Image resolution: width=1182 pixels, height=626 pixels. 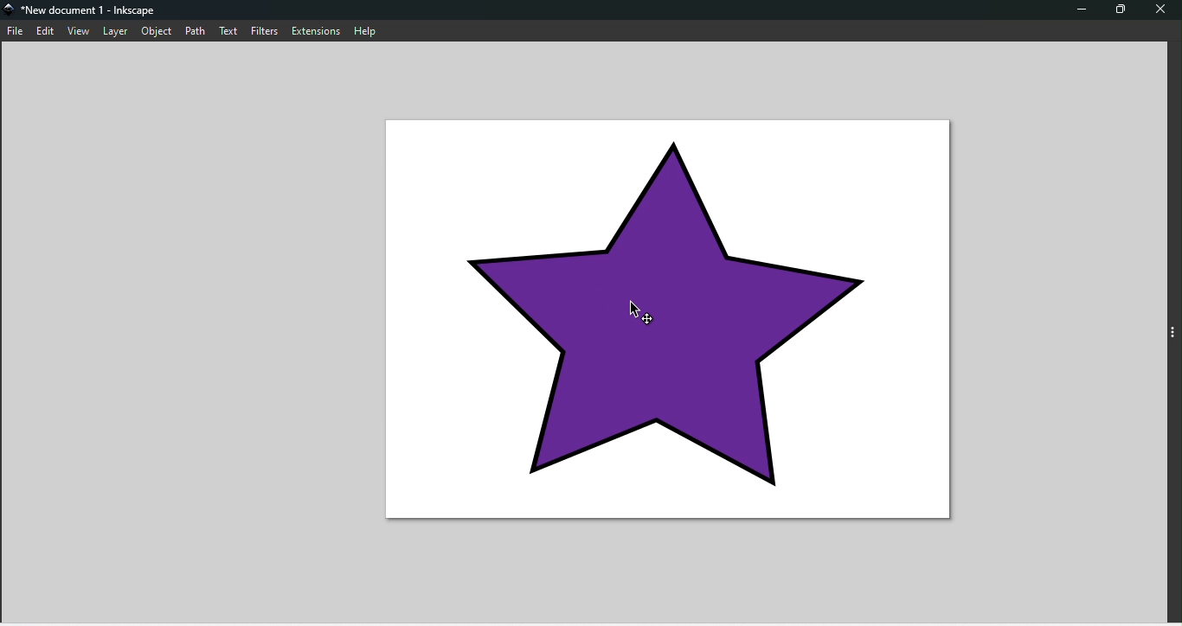 I want to click on Edit, so click(x=45, y=29).